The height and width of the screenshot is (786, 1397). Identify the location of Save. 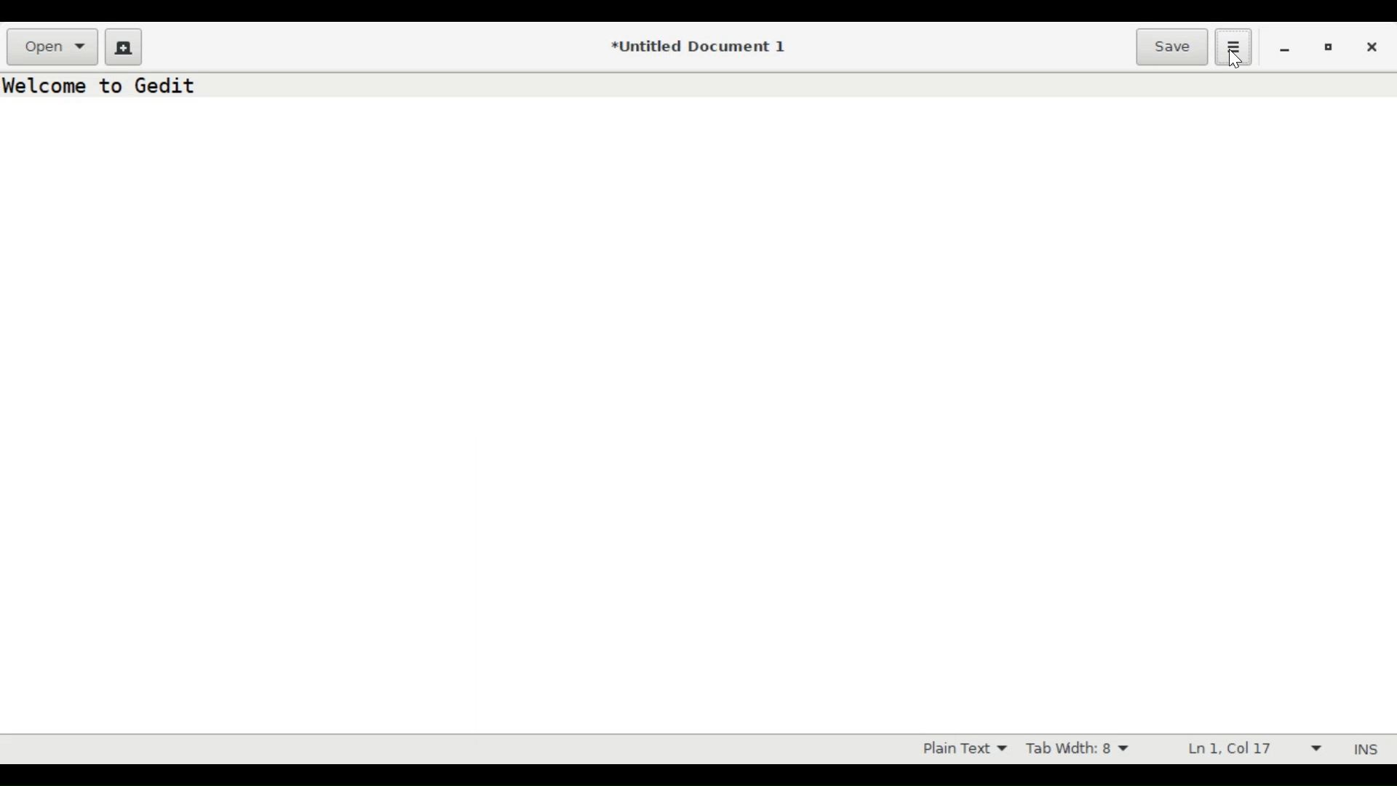
(1173, 48).